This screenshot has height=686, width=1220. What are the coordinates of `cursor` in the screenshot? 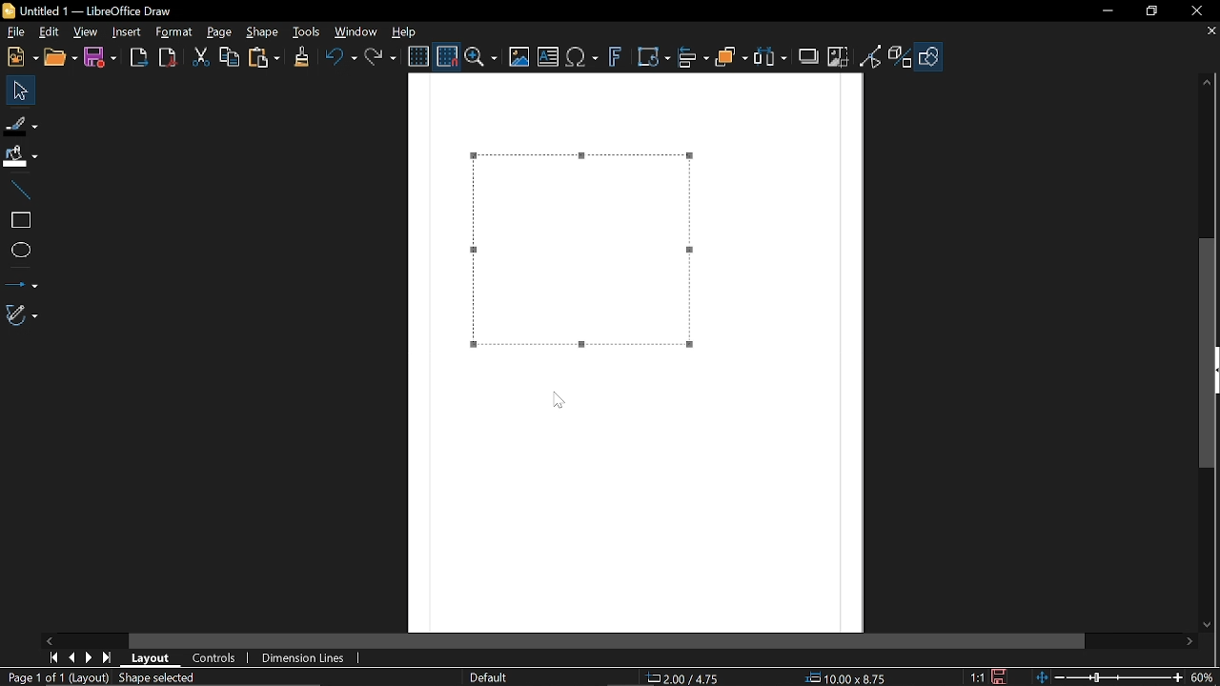 It's located at (555, 402).